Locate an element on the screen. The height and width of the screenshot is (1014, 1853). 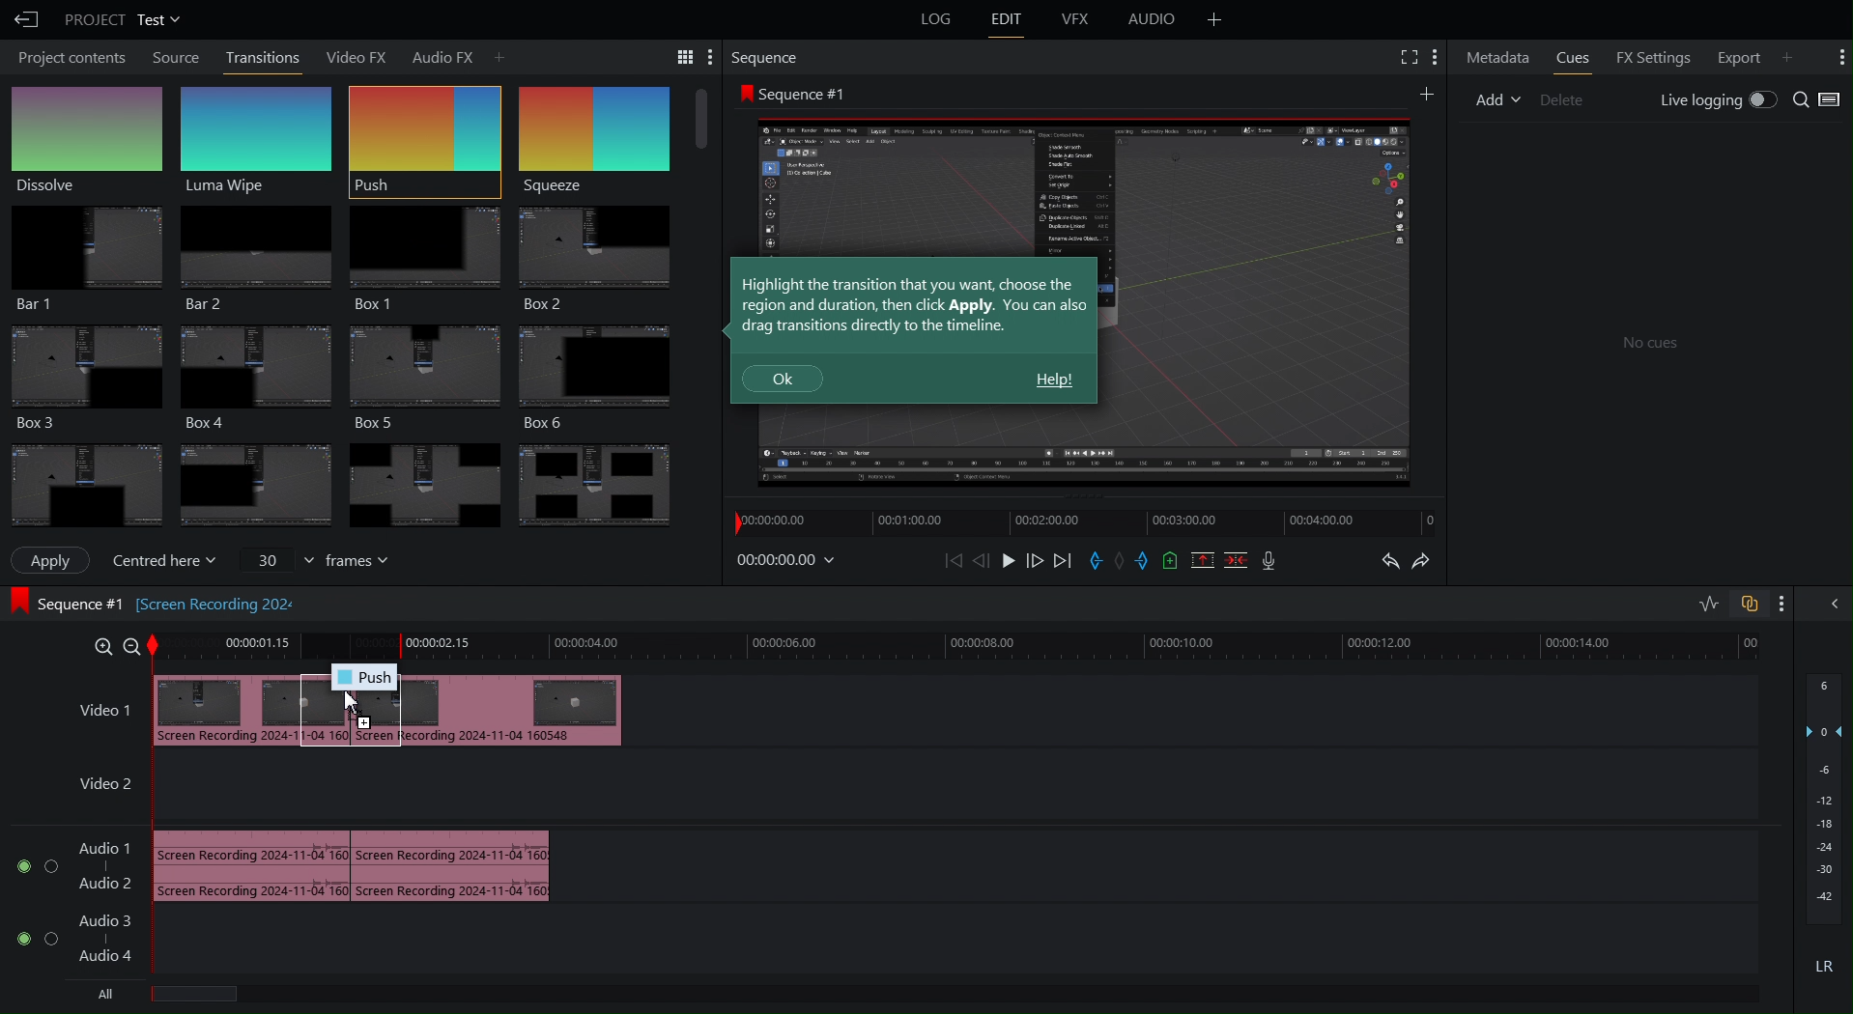
Move Forward is located at coordinates (1035, 562).